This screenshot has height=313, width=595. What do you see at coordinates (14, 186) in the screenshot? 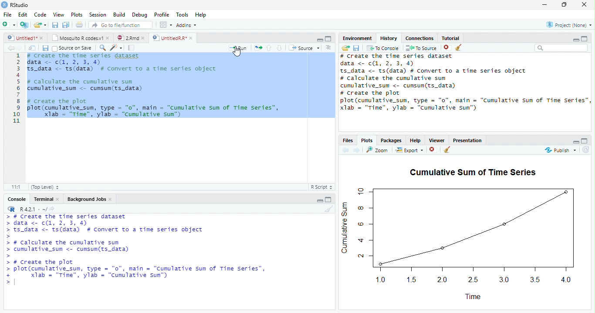
I see `1:1` at bounding box center [14, 186].